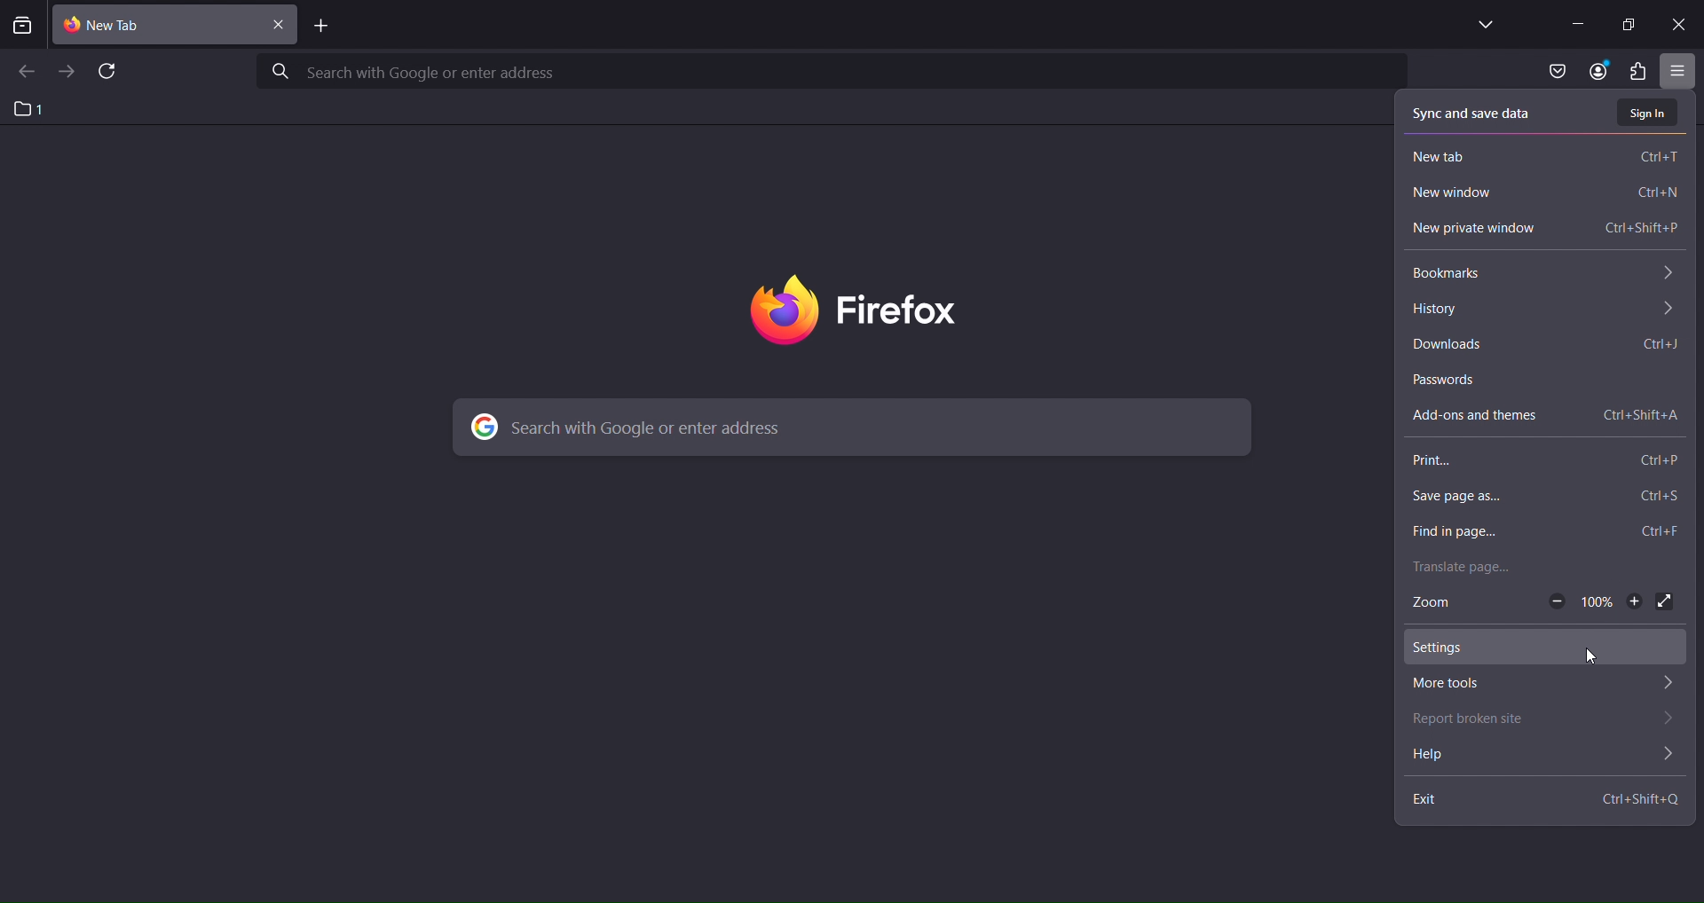  I want to click on settings, so click(1539, 646).